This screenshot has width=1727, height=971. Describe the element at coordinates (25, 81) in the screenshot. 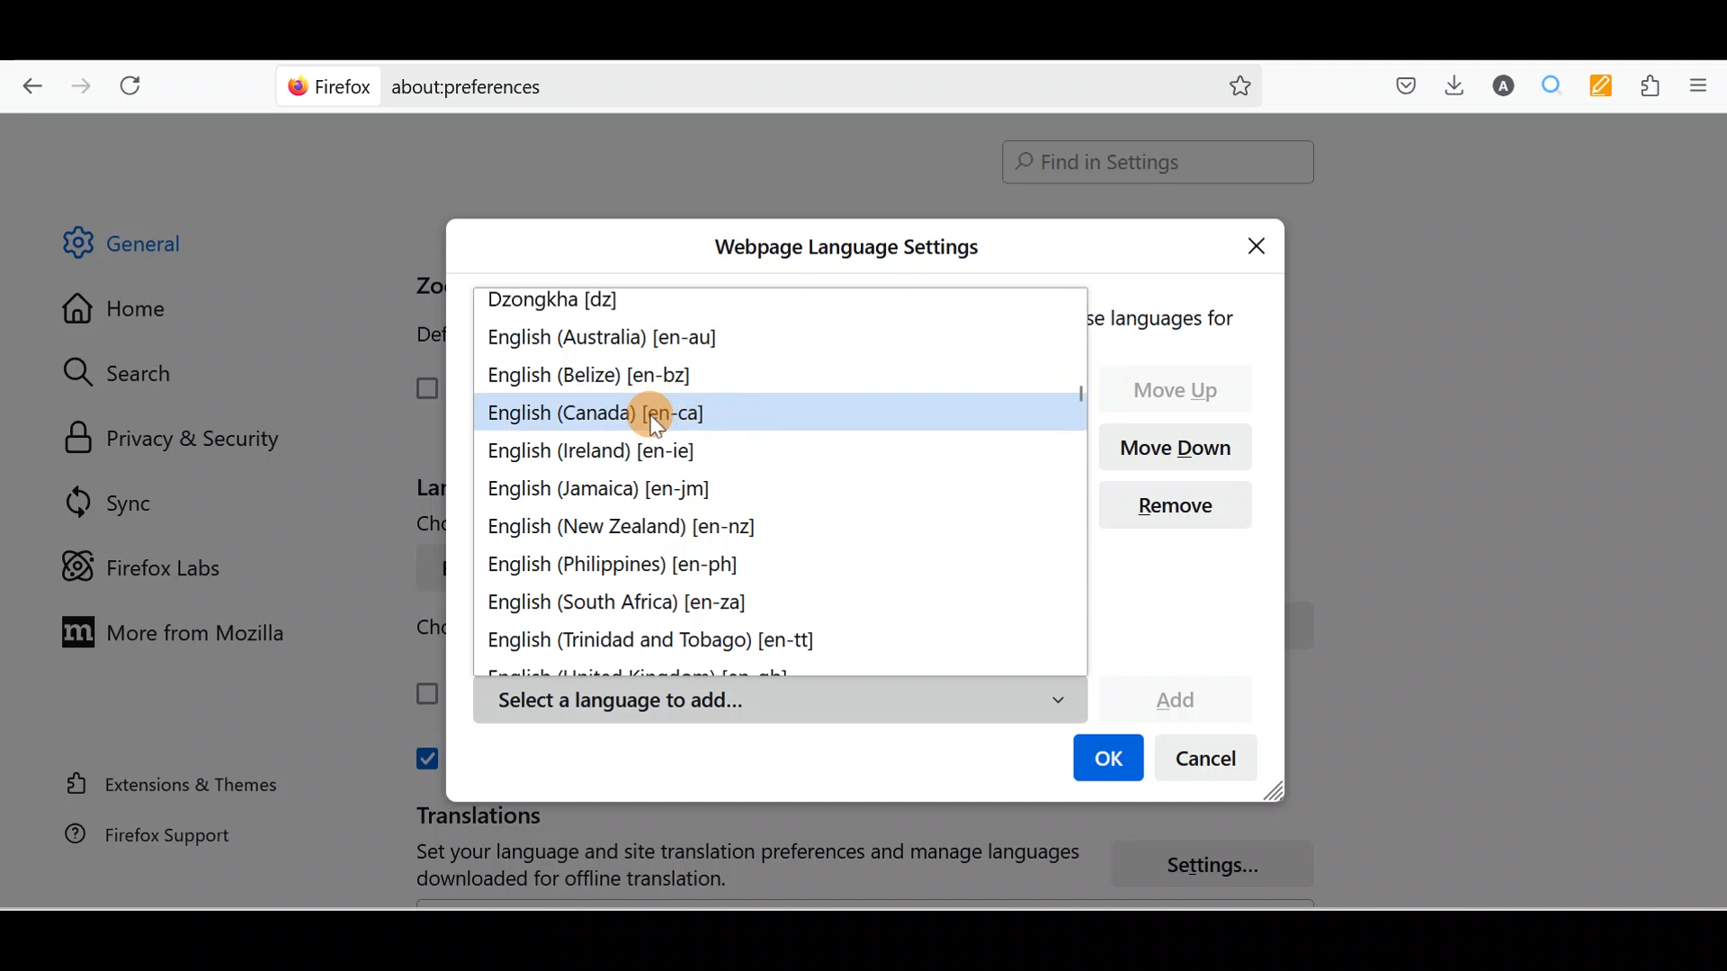

I see `Go back one page` at that location.